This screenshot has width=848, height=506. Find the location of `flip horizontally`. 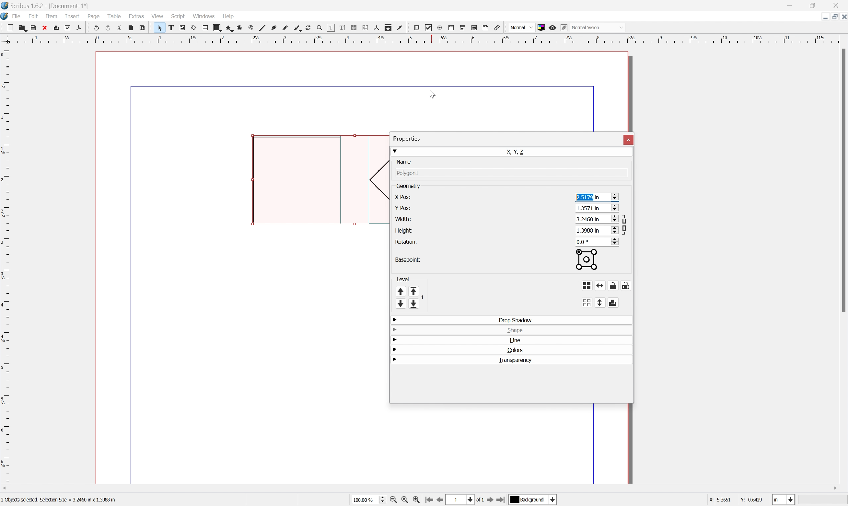

flip horizontally is located at coordinates (600, 286).